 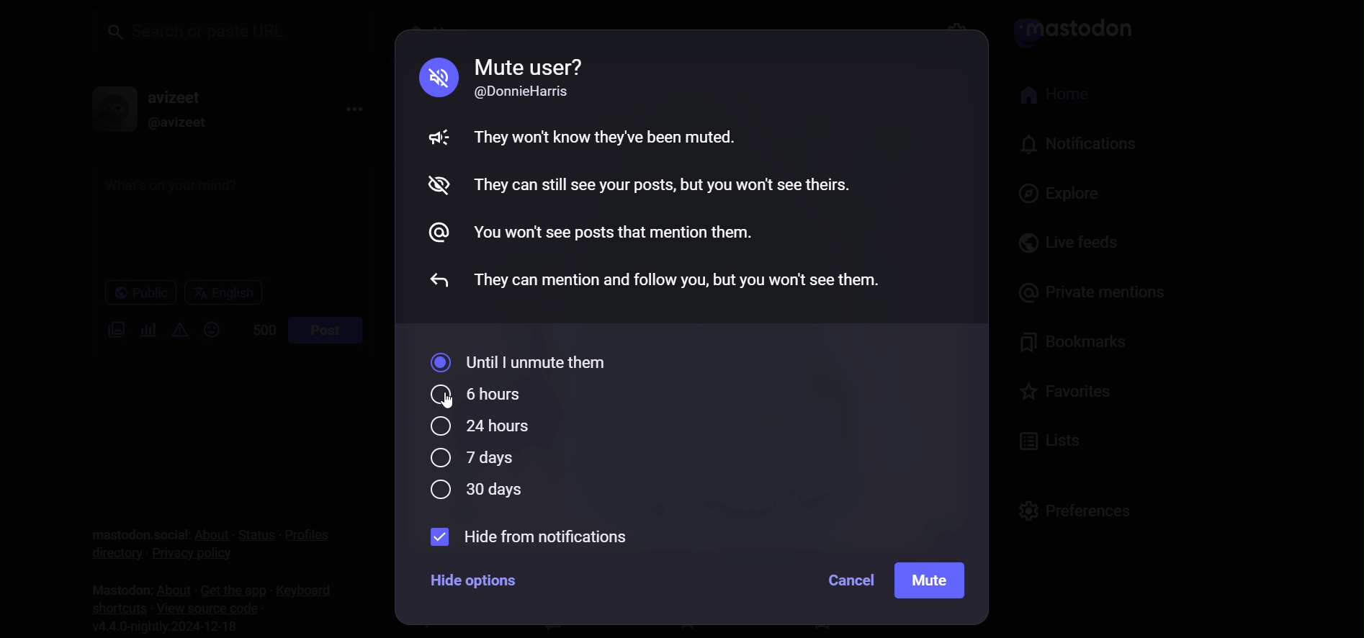 I want to click on hide, so click(x=436, y=187).